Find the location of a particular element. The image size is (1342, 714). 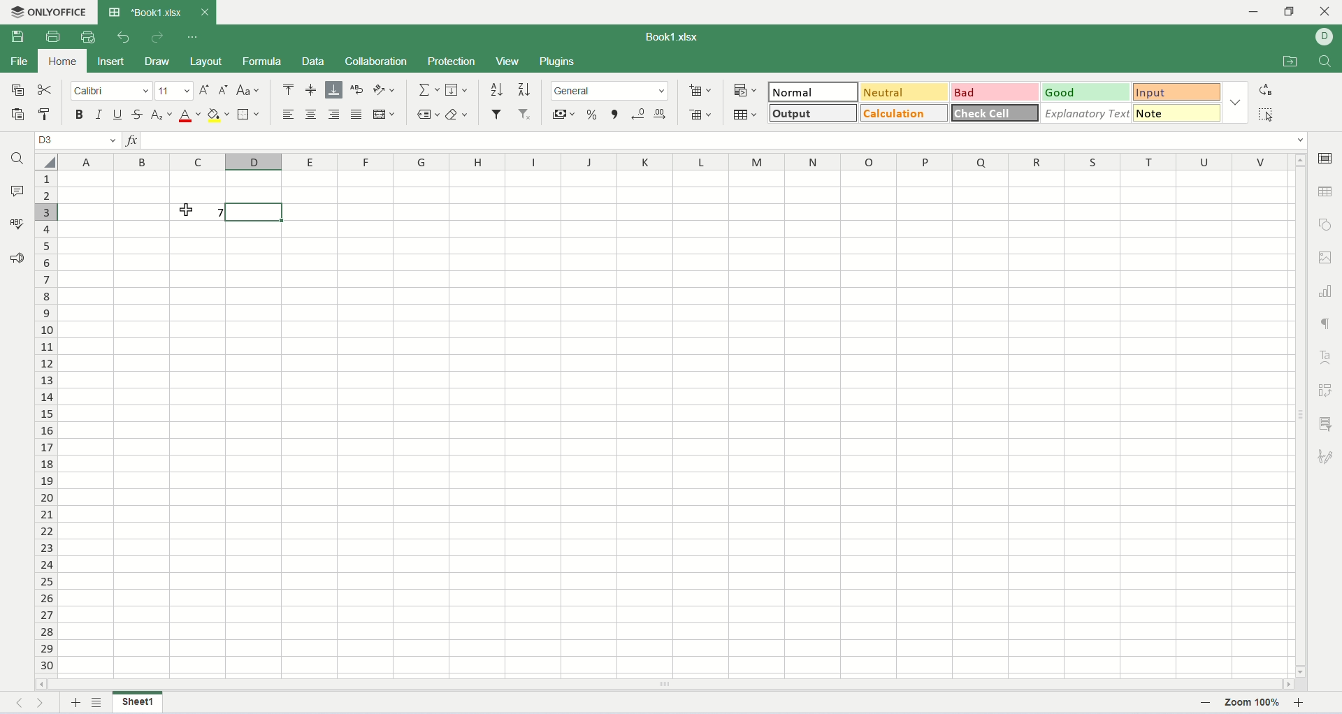

font size is located at coordinates (175, 90).